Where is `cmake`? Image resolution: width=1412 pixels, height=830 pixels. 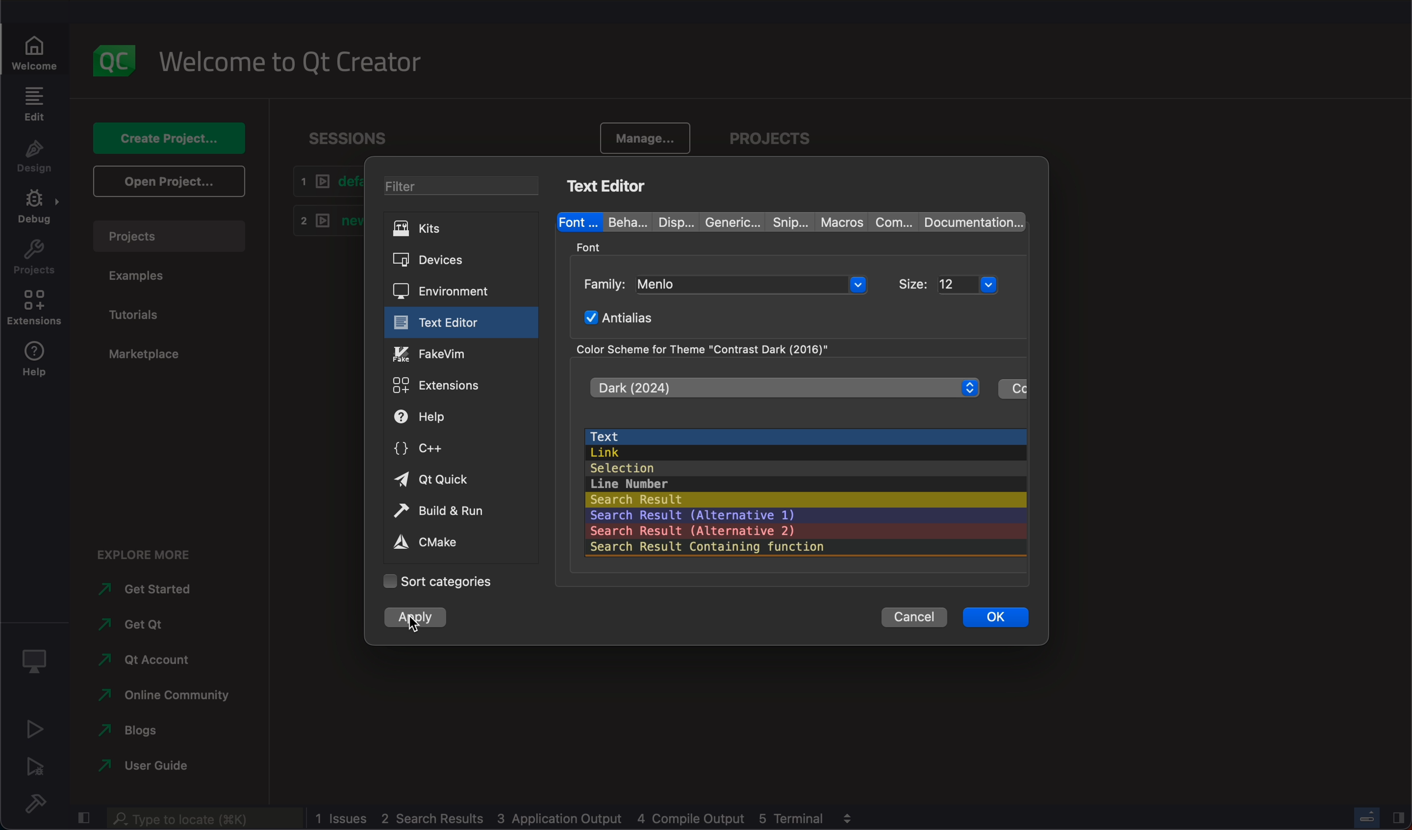 cmake is located at coordinates (452, 542).